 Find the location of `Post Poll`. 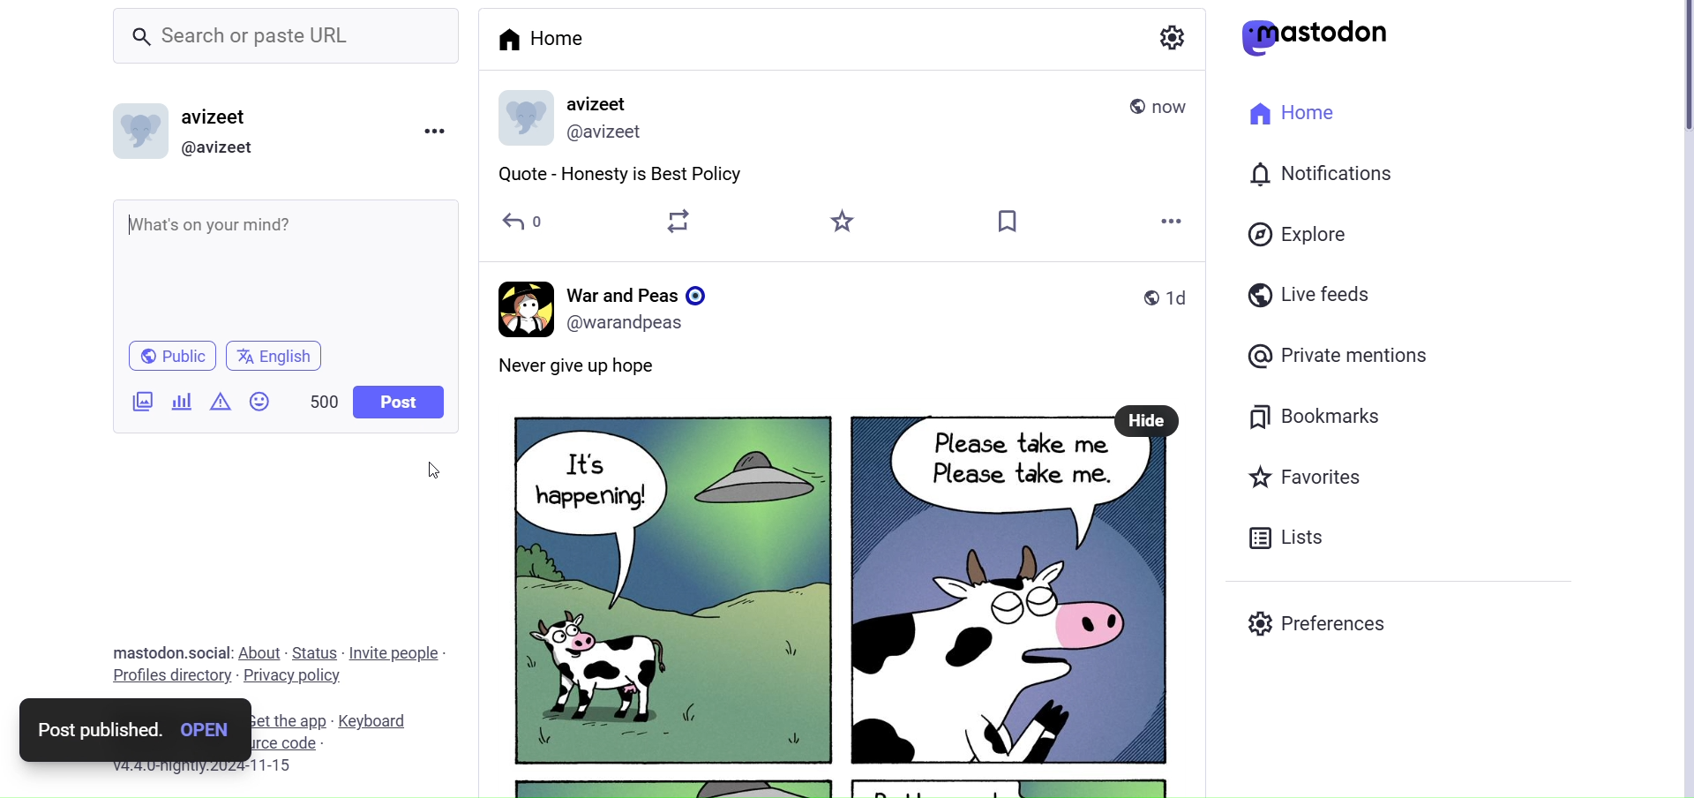

Post Poll is located at coordinates (179, 400).